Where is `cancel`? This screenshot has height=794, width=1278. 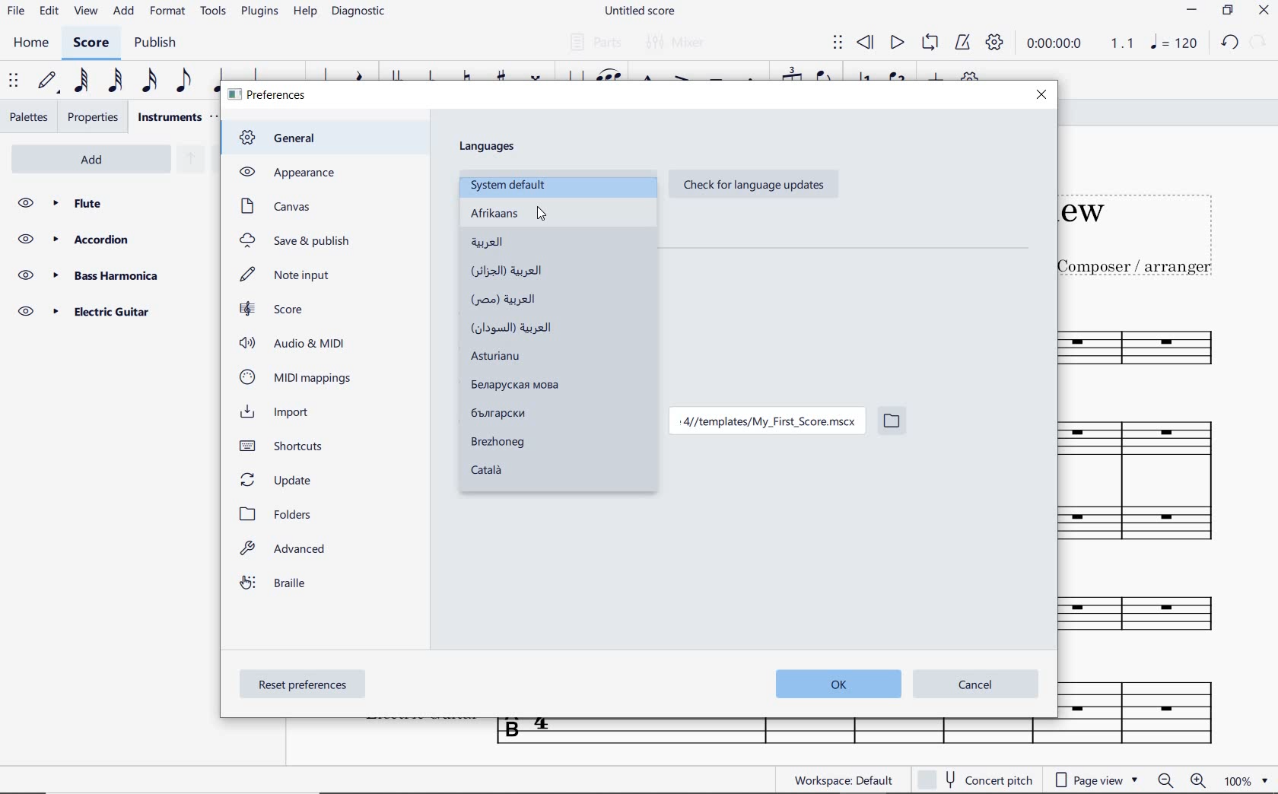 cancel is located at coordinates (975, 684).